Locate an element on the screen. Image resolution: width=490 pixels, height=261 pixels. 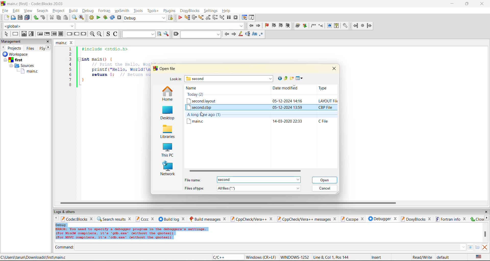
return instruction is located at coordinates (84, 34).